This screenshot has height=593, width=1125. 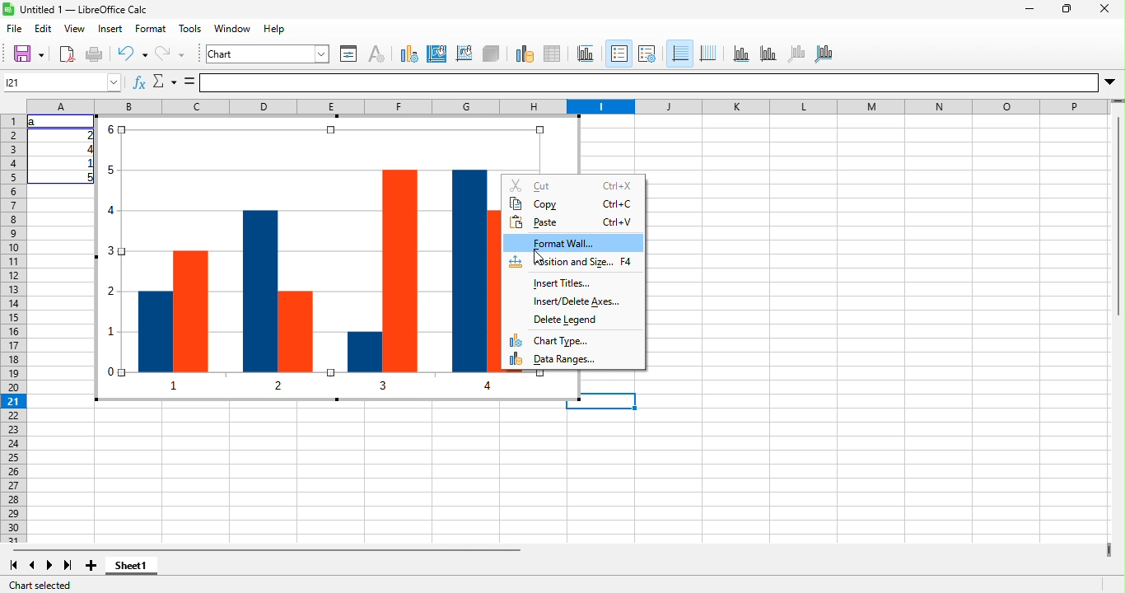 What do you see at coordinates (553, 55) in the screenshot?
I see `data table` at bounding box center [553, 55].